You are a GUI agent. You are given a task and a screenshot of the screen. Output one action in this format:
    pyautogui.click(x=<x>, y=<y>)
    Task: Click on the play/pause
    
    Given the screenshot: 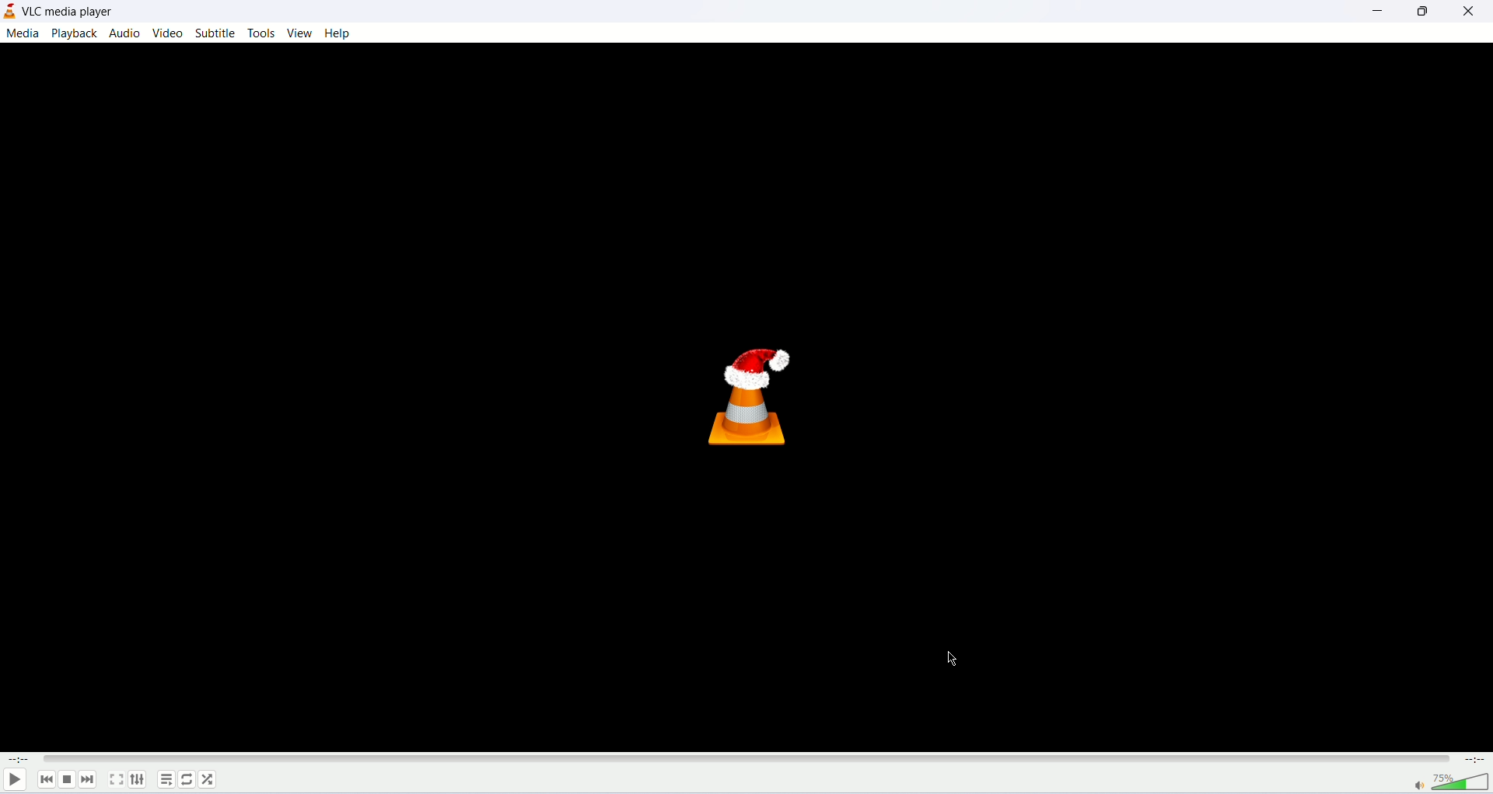 What is the action you would take?
    pyautogui.click(x=14, y=781)
    